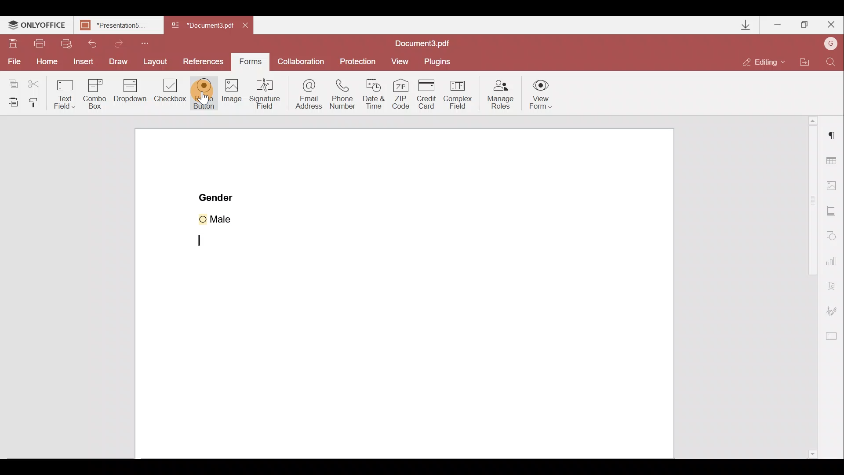  I want to click on Checkbox, so click(171, 93).